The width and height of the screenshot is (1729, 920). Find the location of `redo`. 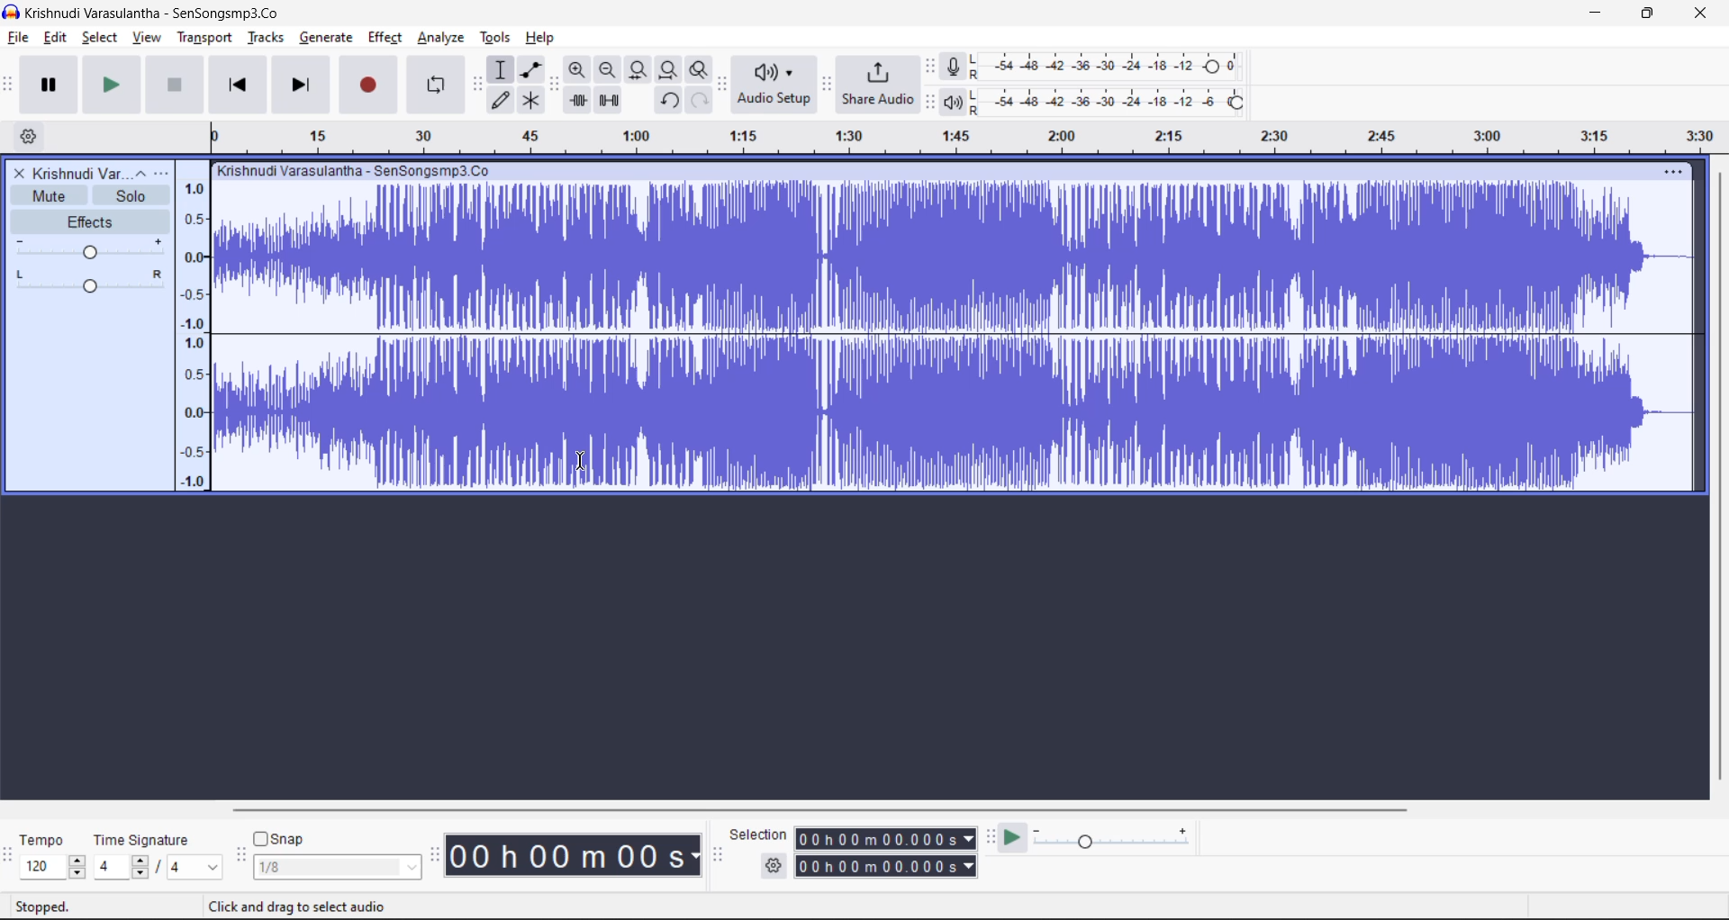

redo is located at coordinates (699, 100).